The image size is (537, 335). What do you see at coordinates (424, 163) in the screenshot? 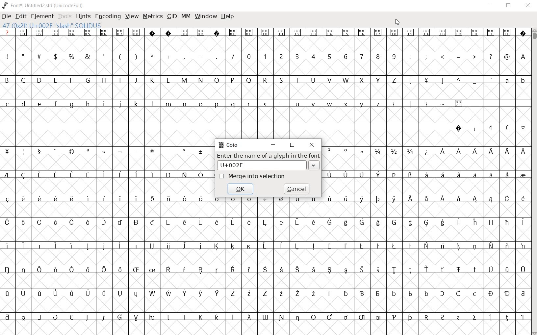
I see `empty cells` at bounding box center [424, 163].